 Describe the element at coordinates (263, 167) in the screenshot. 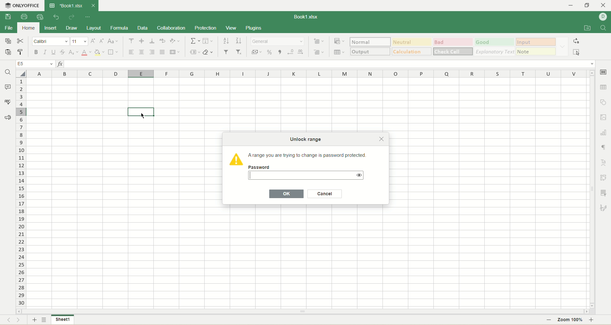

I see `Password` at that location.